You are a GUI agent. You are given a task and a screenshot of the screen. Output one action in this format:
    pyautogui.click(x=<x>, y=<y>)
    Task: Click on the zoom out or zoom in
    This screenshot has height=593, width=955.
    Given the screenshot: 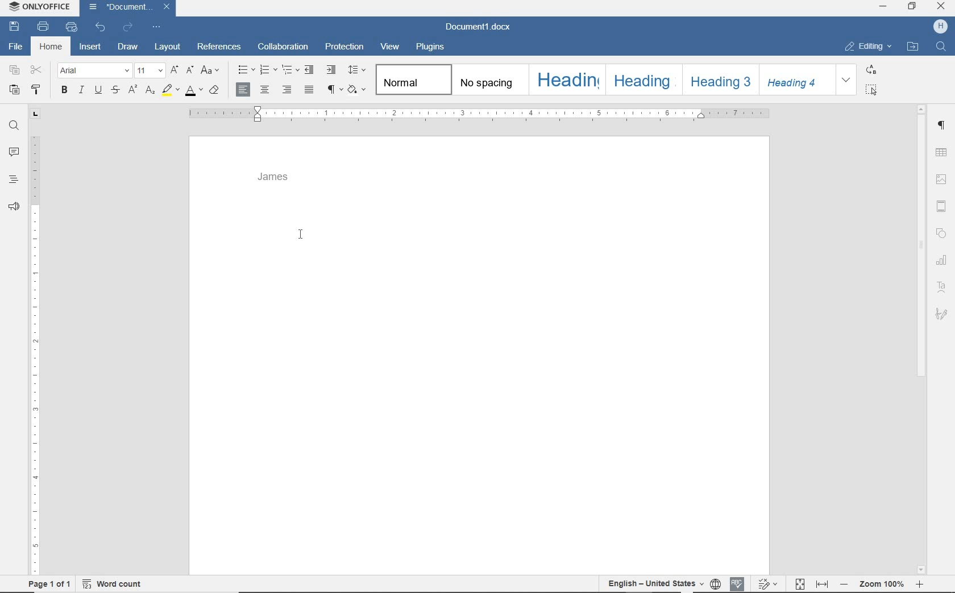 What is the action you would take?
    pyautogui.click(x=883, y=583)
    